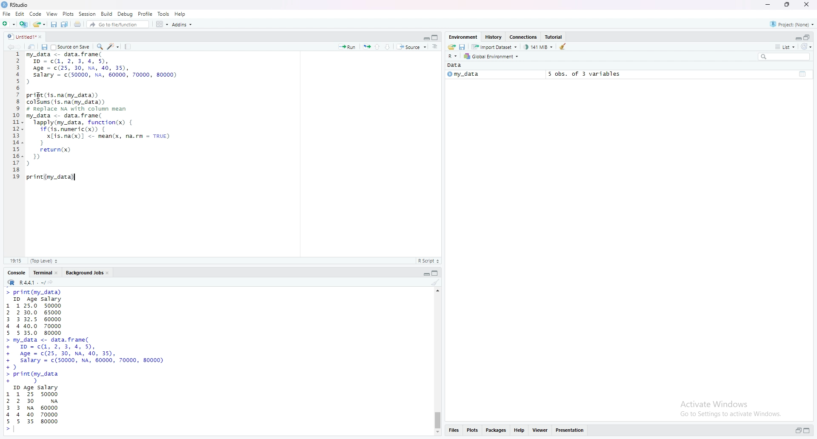 Image resolution: width=817 pixels, height=439 pixels. What do you see at coordinates (496, 48) in the screenshot?
I see `import dataset` at bounding box center [496, 48].